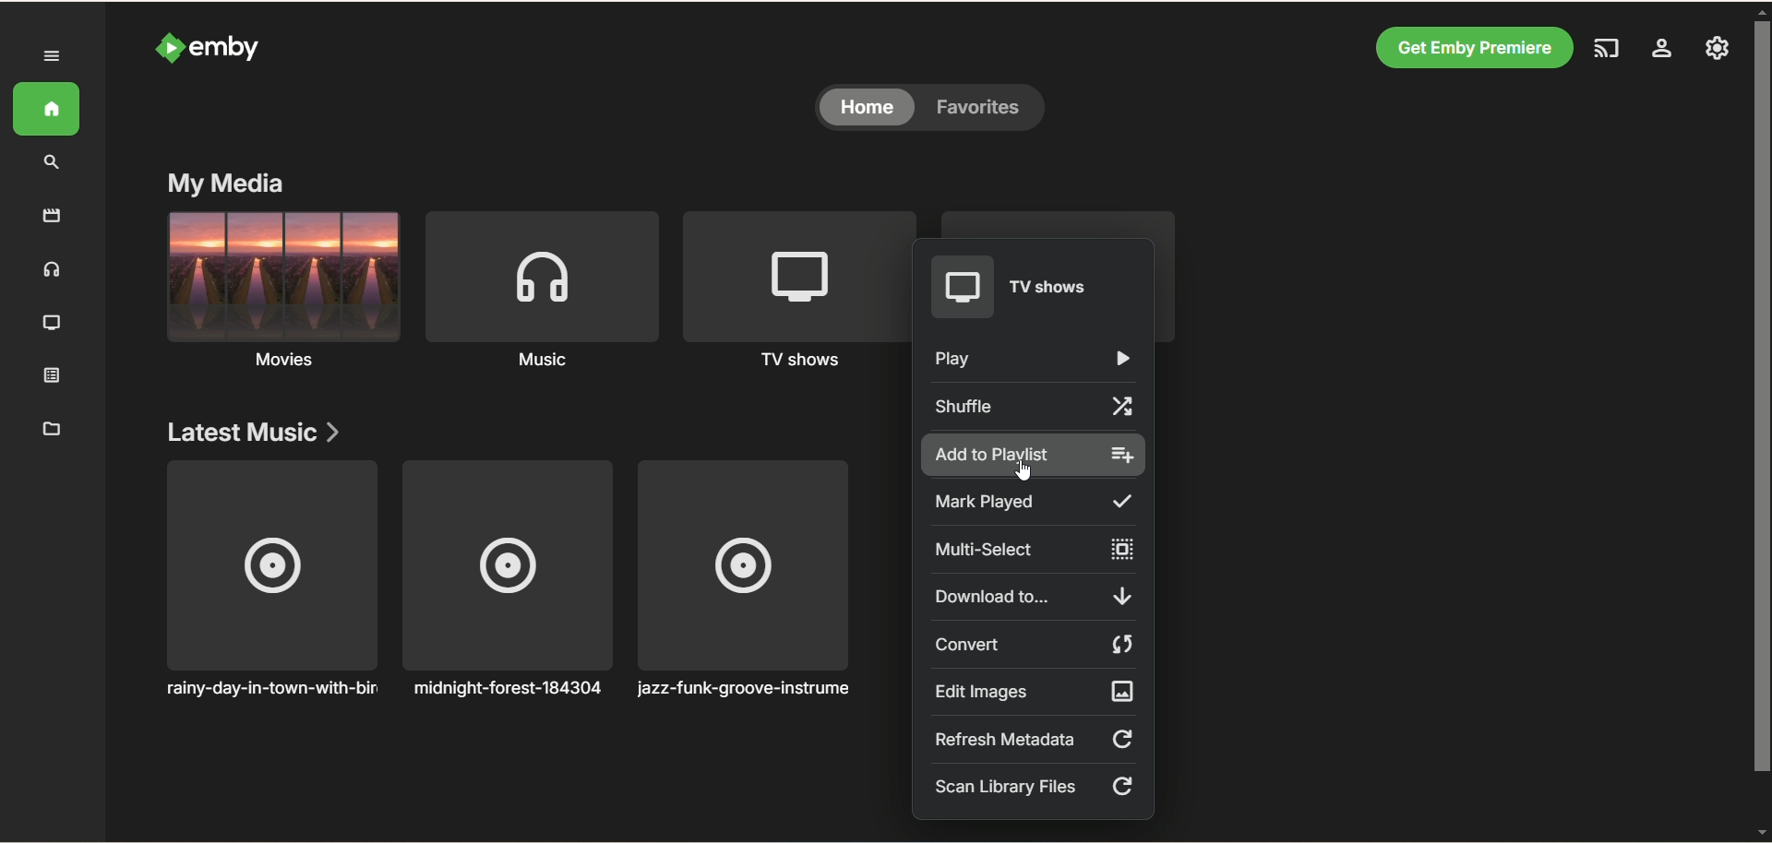  I want to click on latest music, so click(253, 433).